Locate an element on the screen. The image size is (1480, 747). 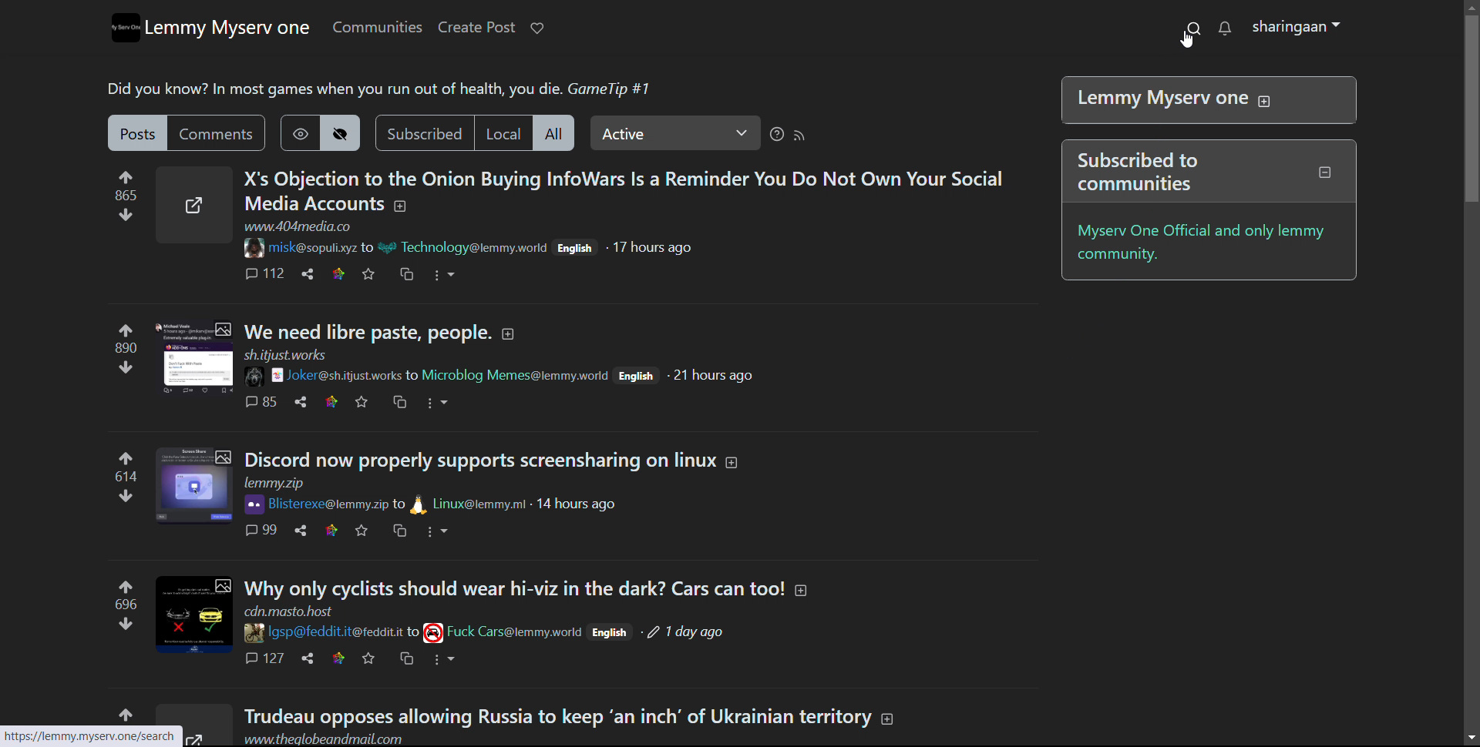
Active(select relevance) is located at coordinates (675, 132).